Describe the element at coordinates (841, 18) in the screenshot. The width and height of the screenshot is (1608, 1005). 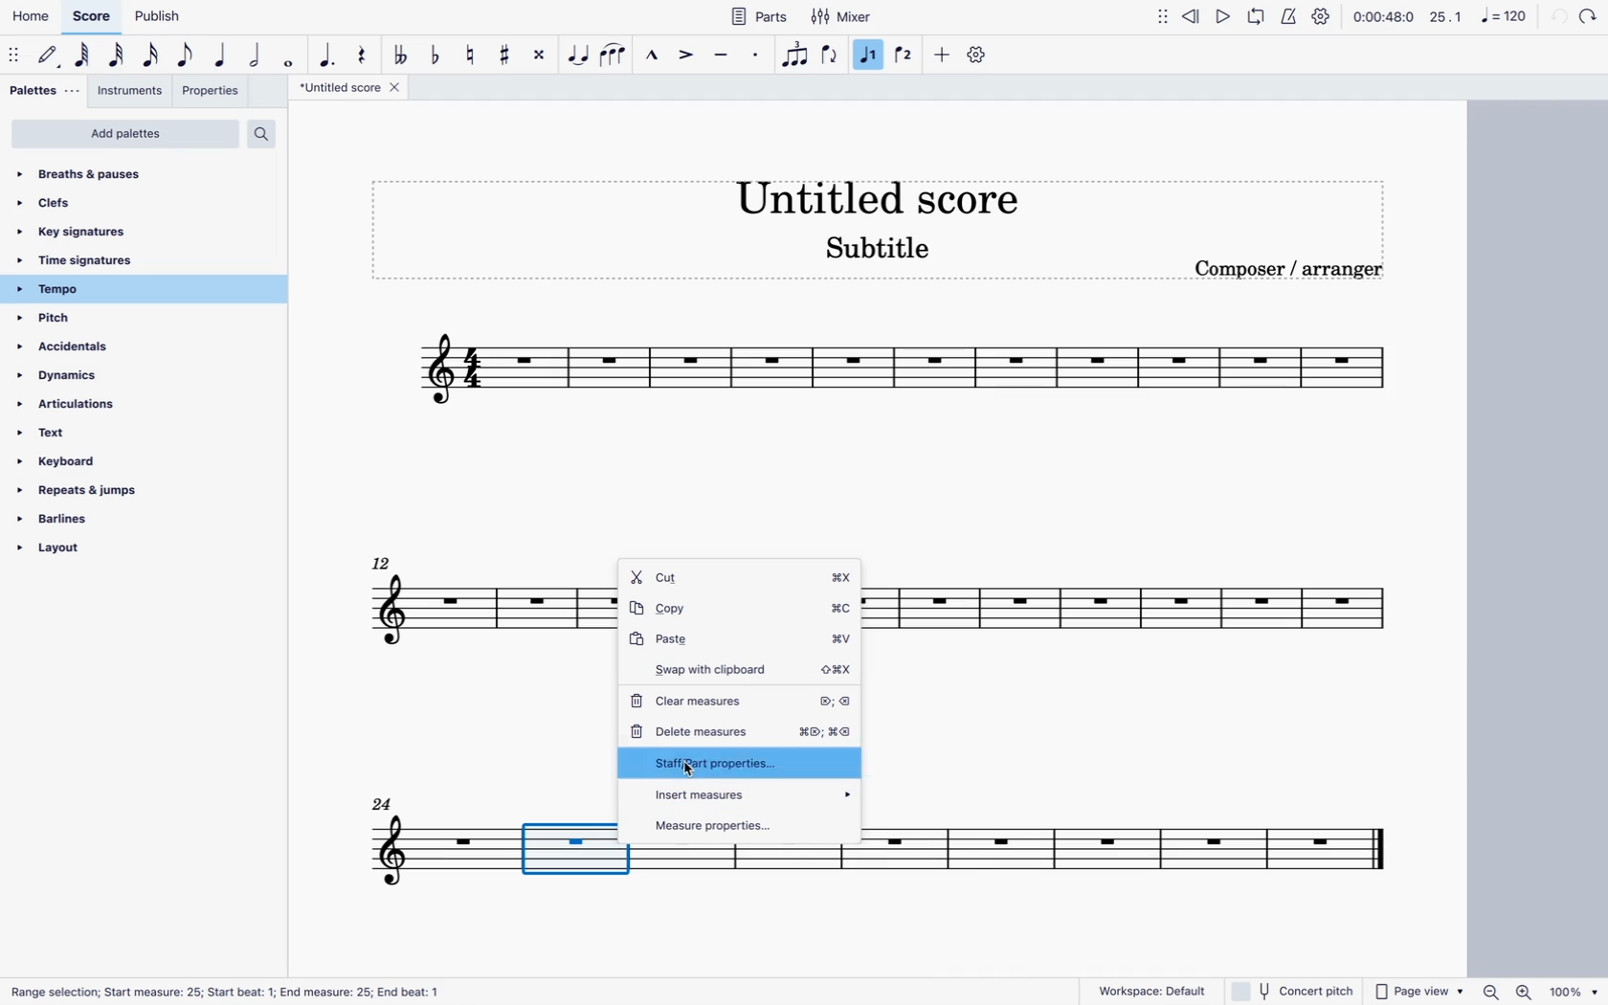
I see `mixer` at that location.